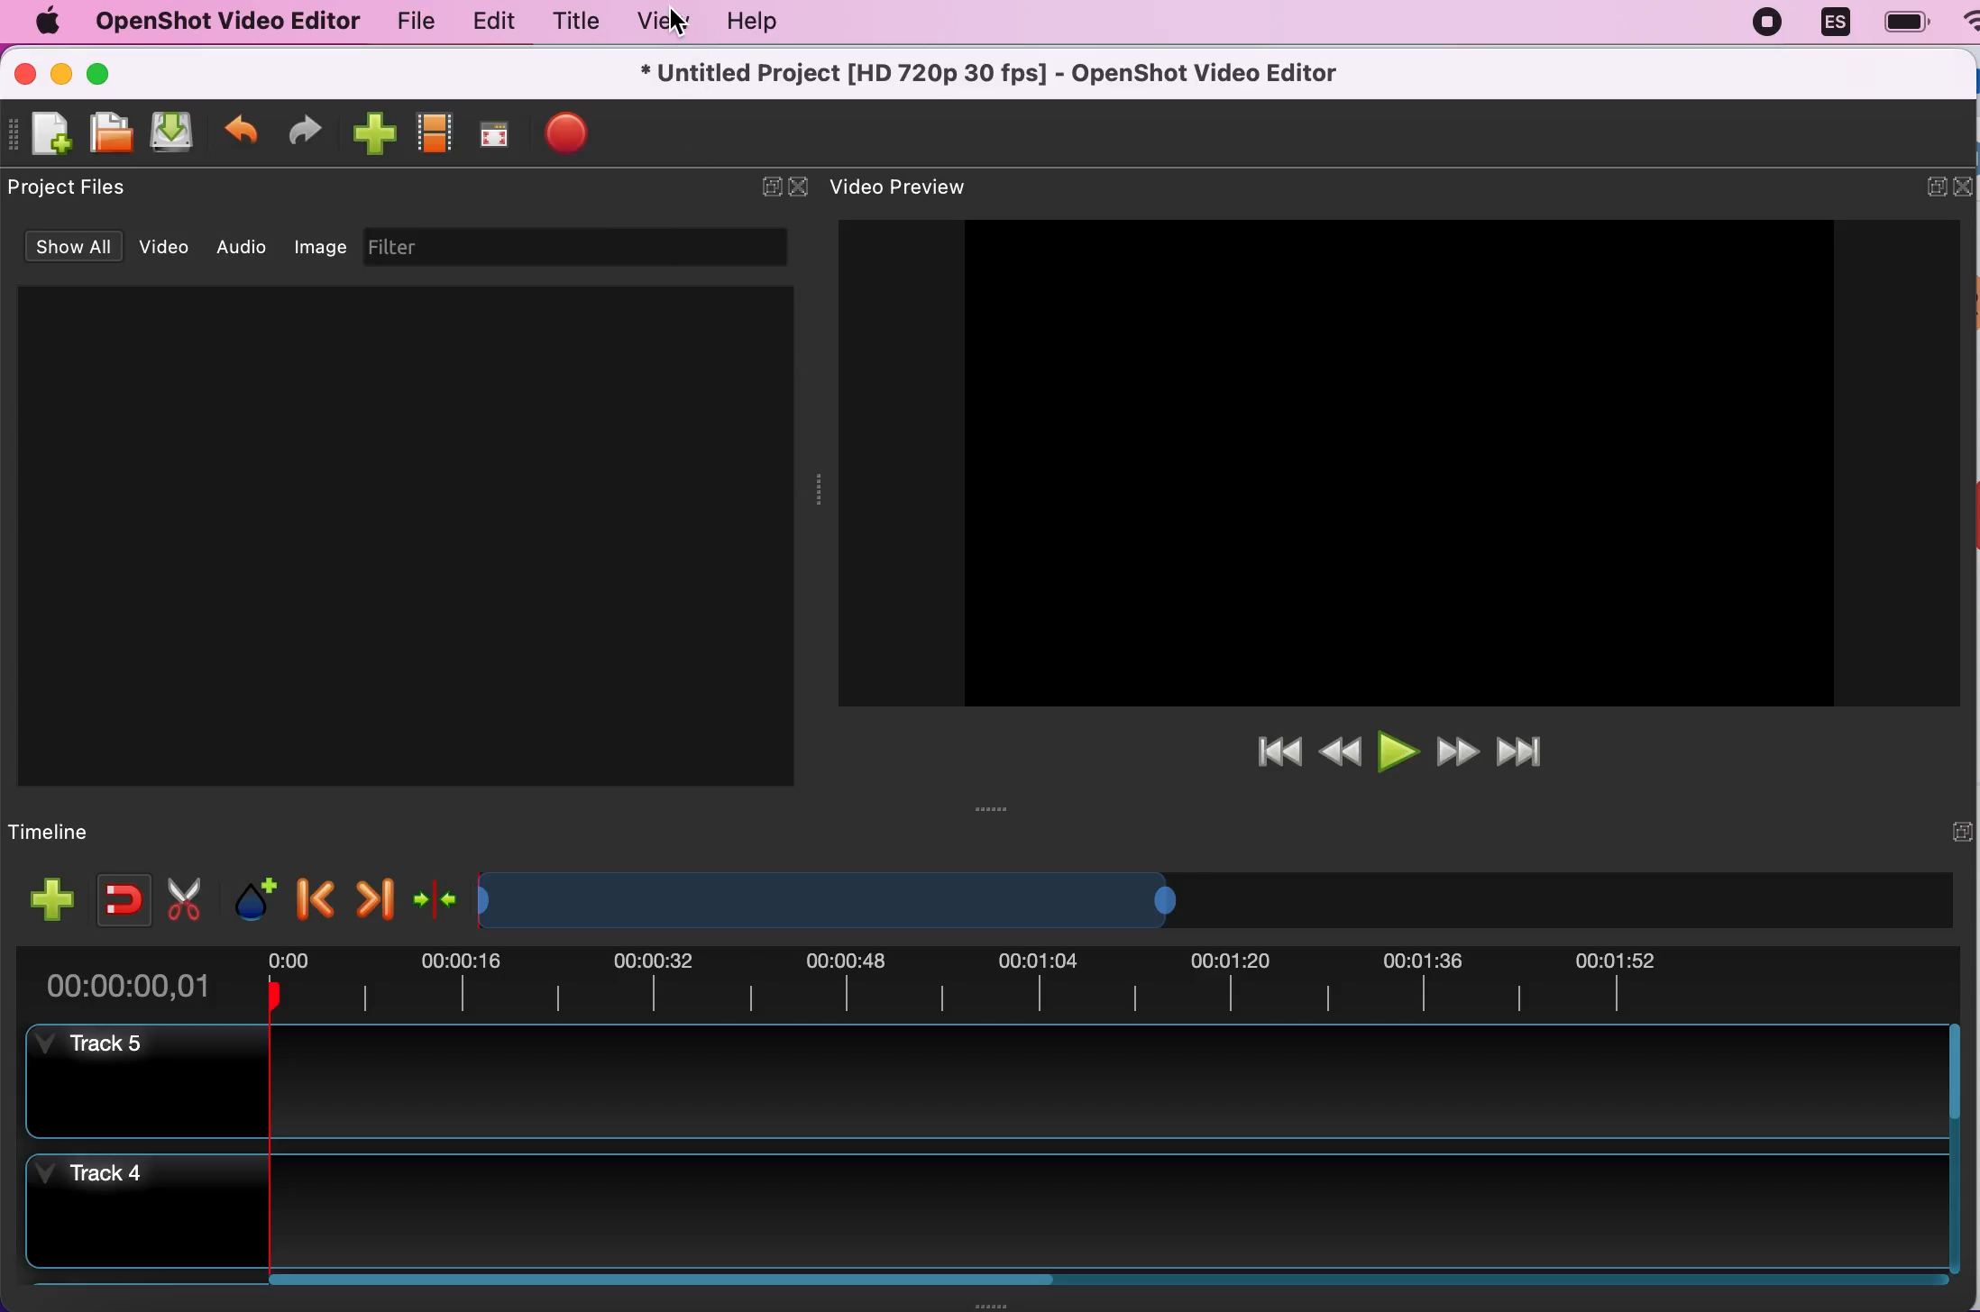 This screenshot has width=1980, height=1312. What do you see at coordinates (760, 185) in the screenshot?
I see `expand/hide` at bounding box center [760, 185].